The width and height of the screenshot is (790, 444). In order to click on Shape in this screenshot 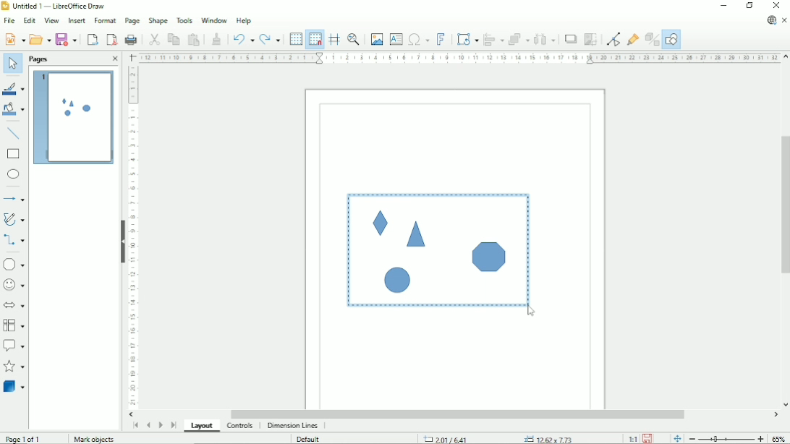, I will do `click(158, 20)`.